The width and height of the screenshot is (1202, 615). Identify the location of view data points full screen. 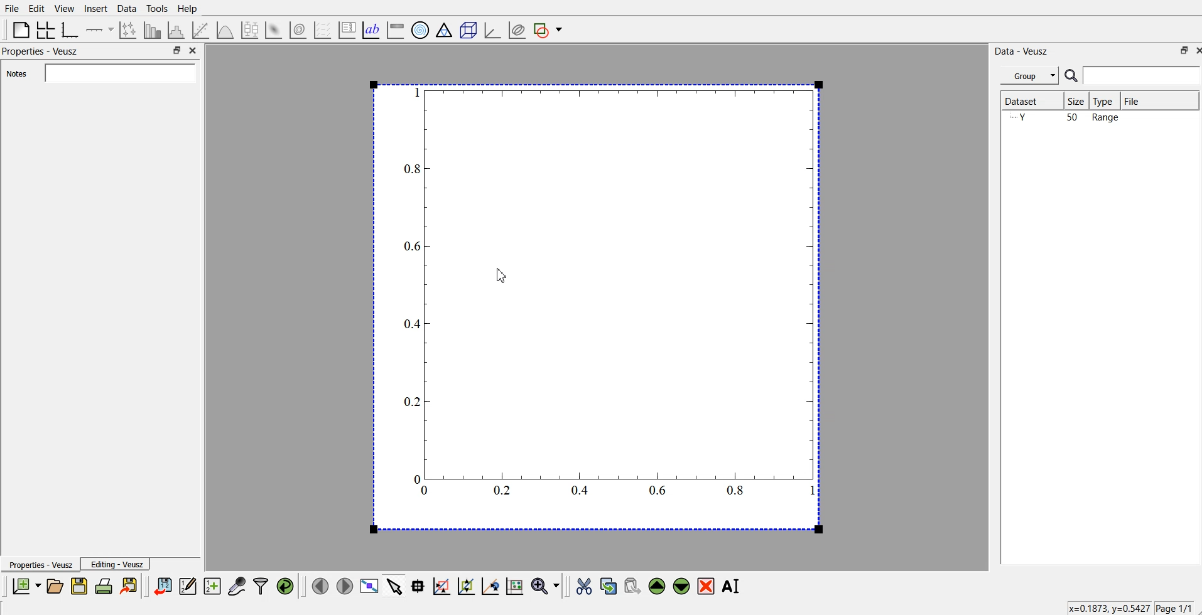
(367, 587).